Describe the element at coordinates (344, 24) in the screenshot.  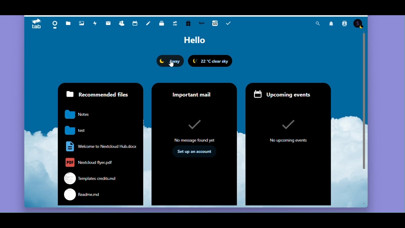
I see `Contact search` at that location.